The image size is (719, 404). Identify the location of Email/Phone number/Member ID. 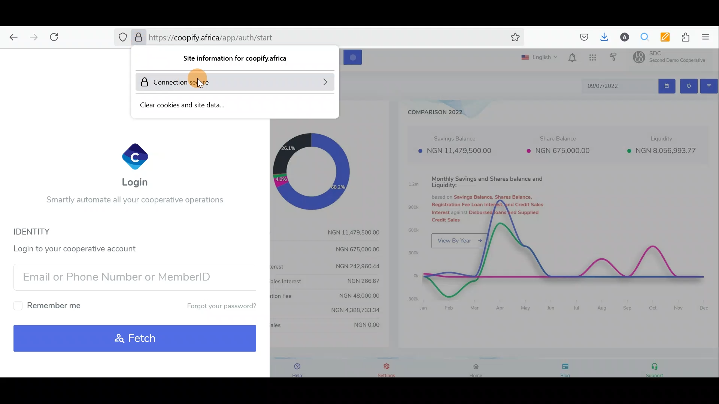
(131, 276).